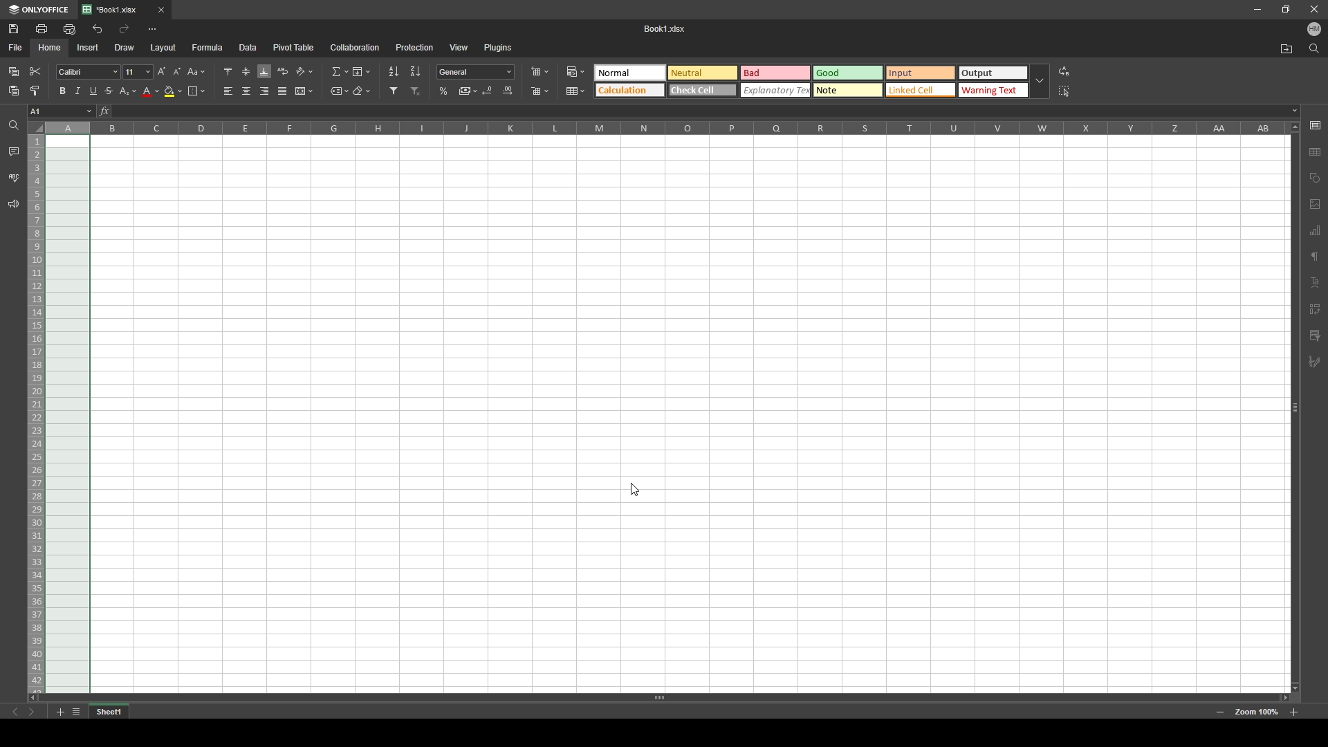 The height and width of the screenshot is (747, 1328). Describe the element at coordinates (1294, 407) in the screenshot. I see `scroll bar` at that location.